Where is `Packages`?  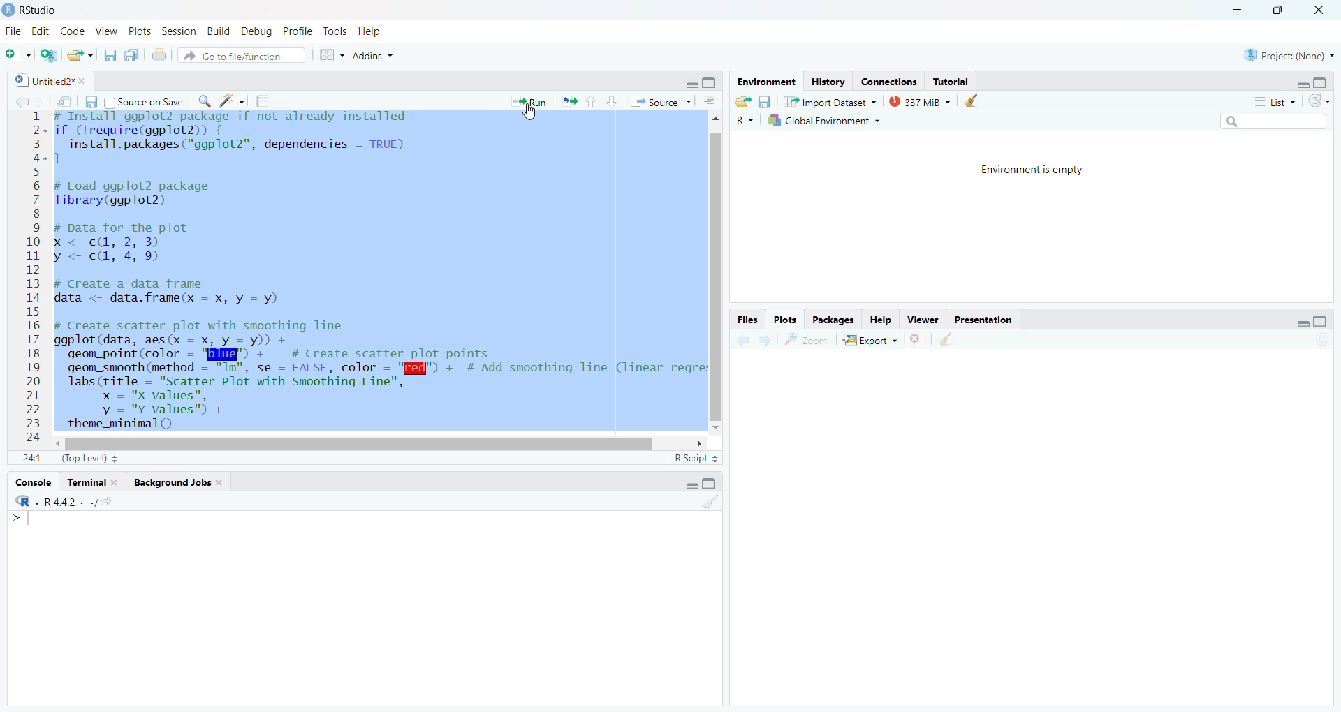
Packages is located at coordinates (836, 320).